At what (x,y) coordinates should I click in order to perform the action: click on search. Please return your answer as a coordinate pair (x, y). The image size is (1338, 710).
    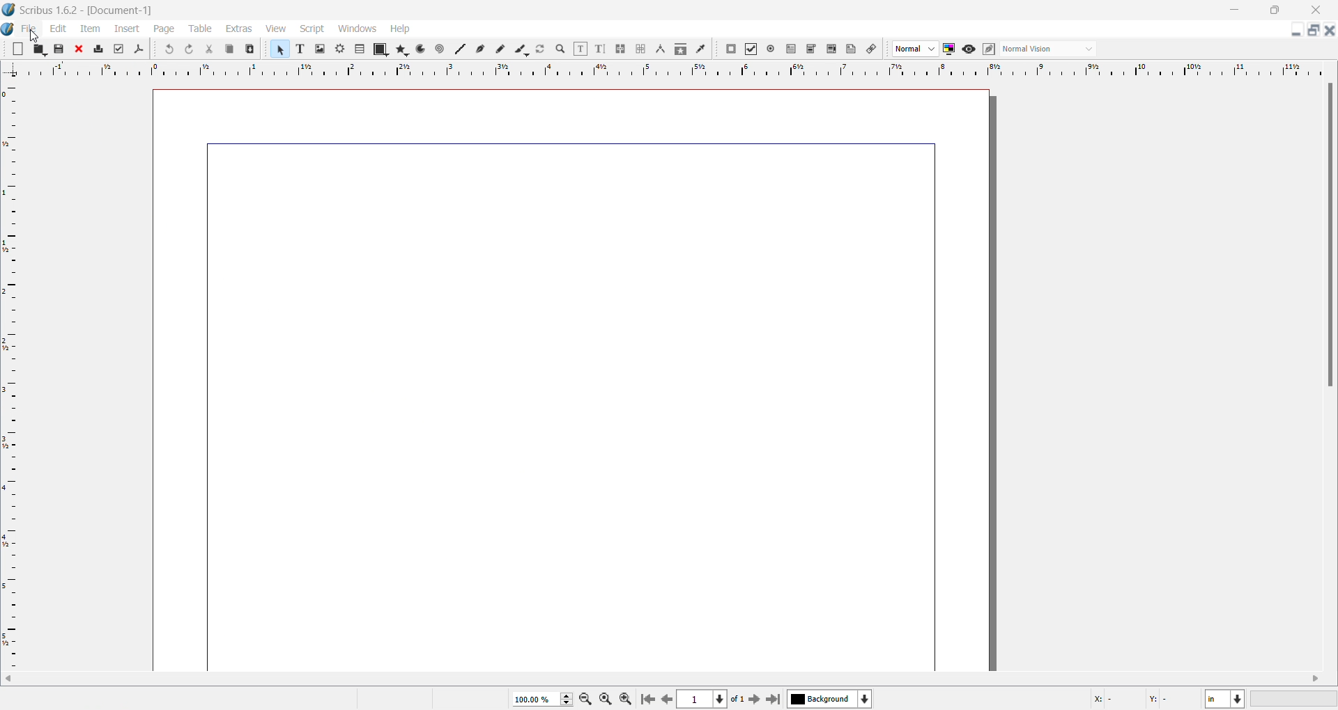
    Looking at the image, I should click on (560, 50).